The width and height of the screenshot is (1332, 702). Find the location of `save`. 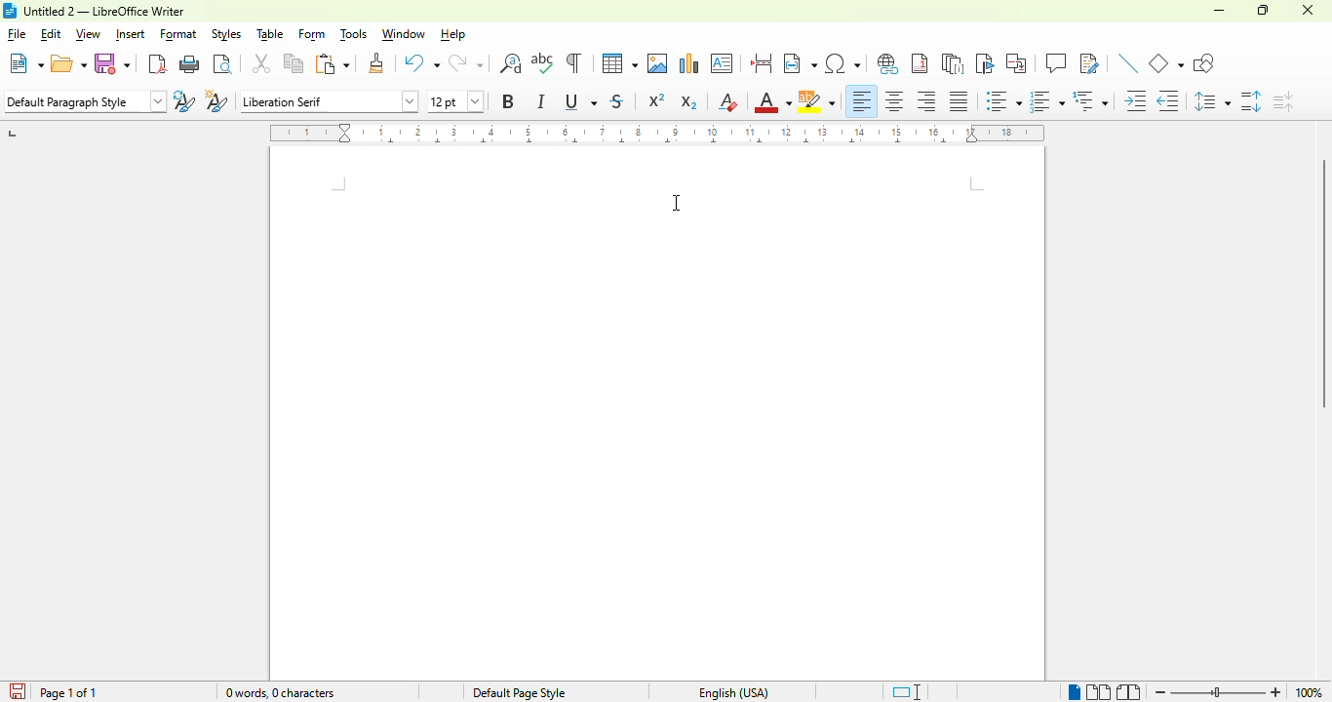

save is located at coordinates (113, 63).